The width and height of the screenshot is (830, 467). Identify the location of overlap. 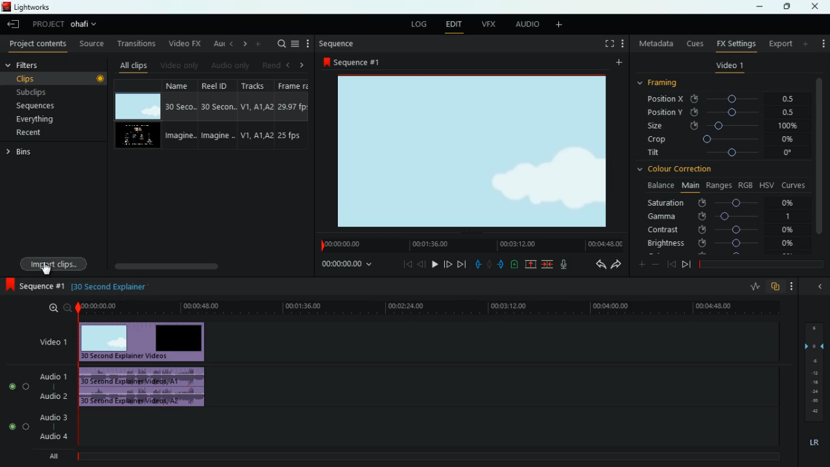
(776, 287).